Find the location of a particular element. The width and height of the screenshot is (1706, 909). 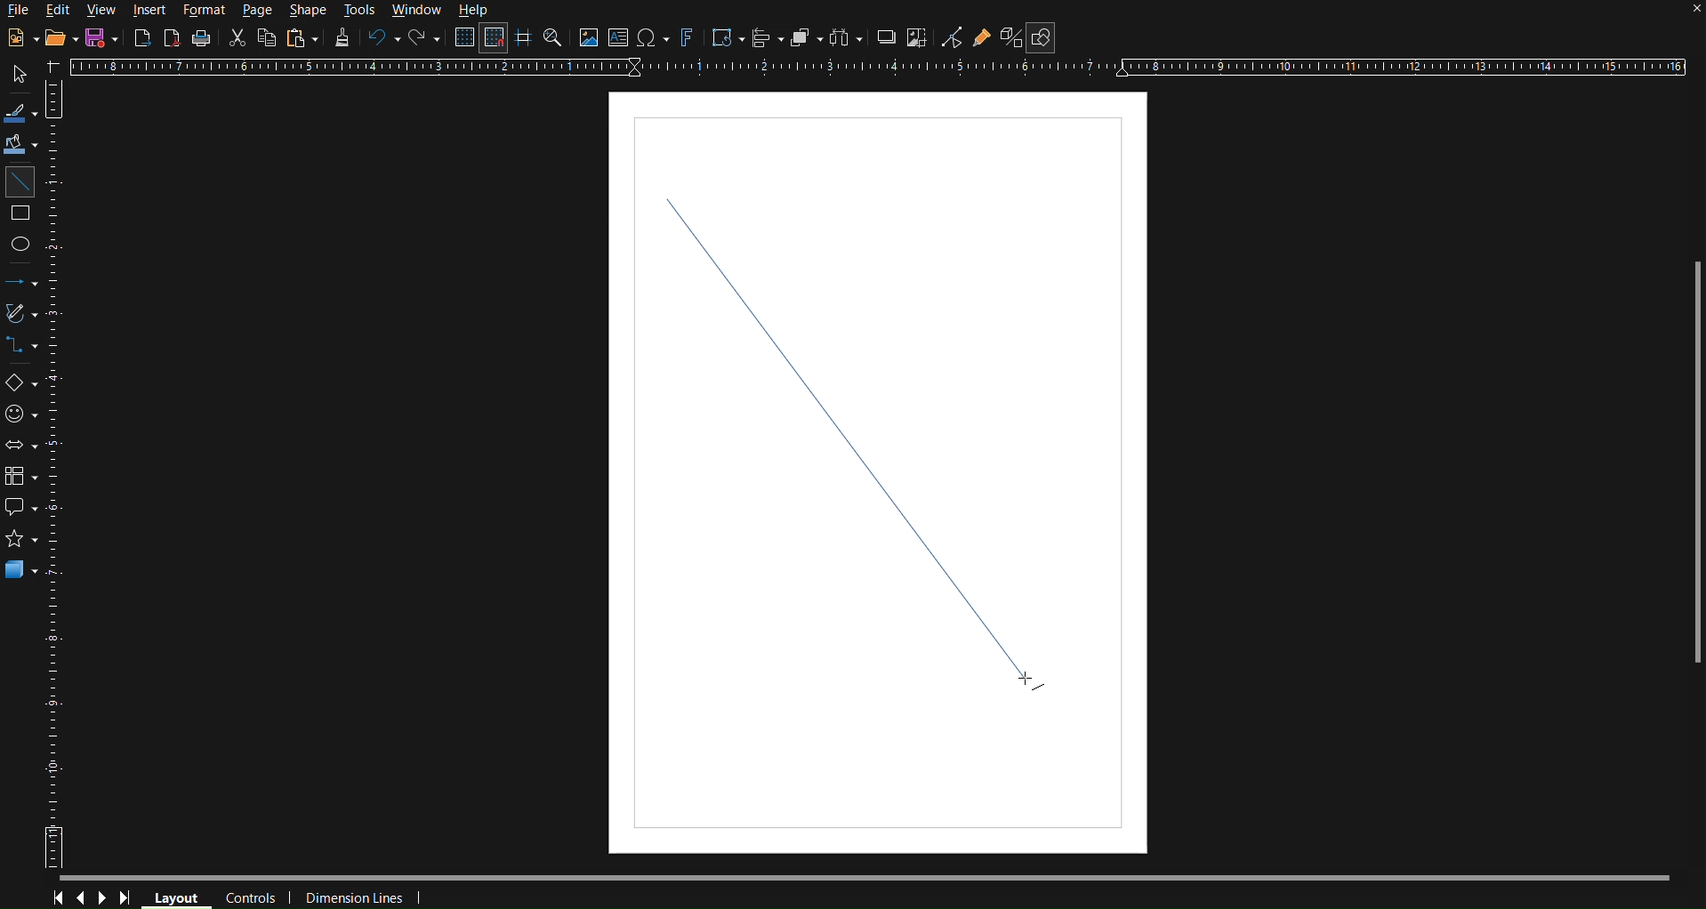

Ellipse is located at coordinates (21, 243).